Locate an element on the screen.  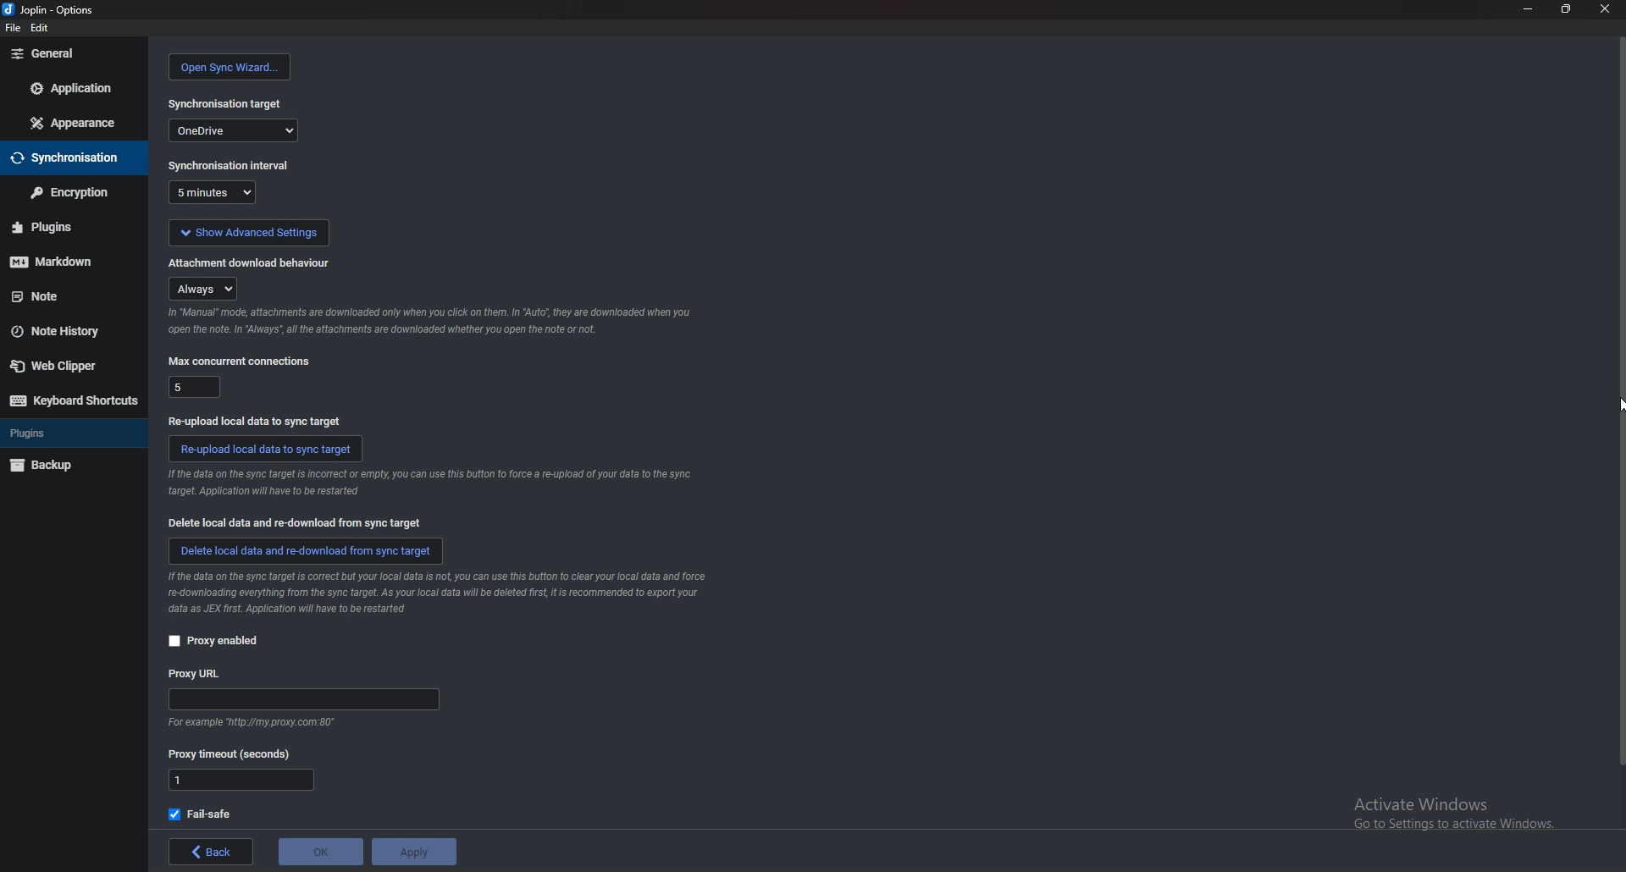
proxy enabled is located at coordinates (218, 642).